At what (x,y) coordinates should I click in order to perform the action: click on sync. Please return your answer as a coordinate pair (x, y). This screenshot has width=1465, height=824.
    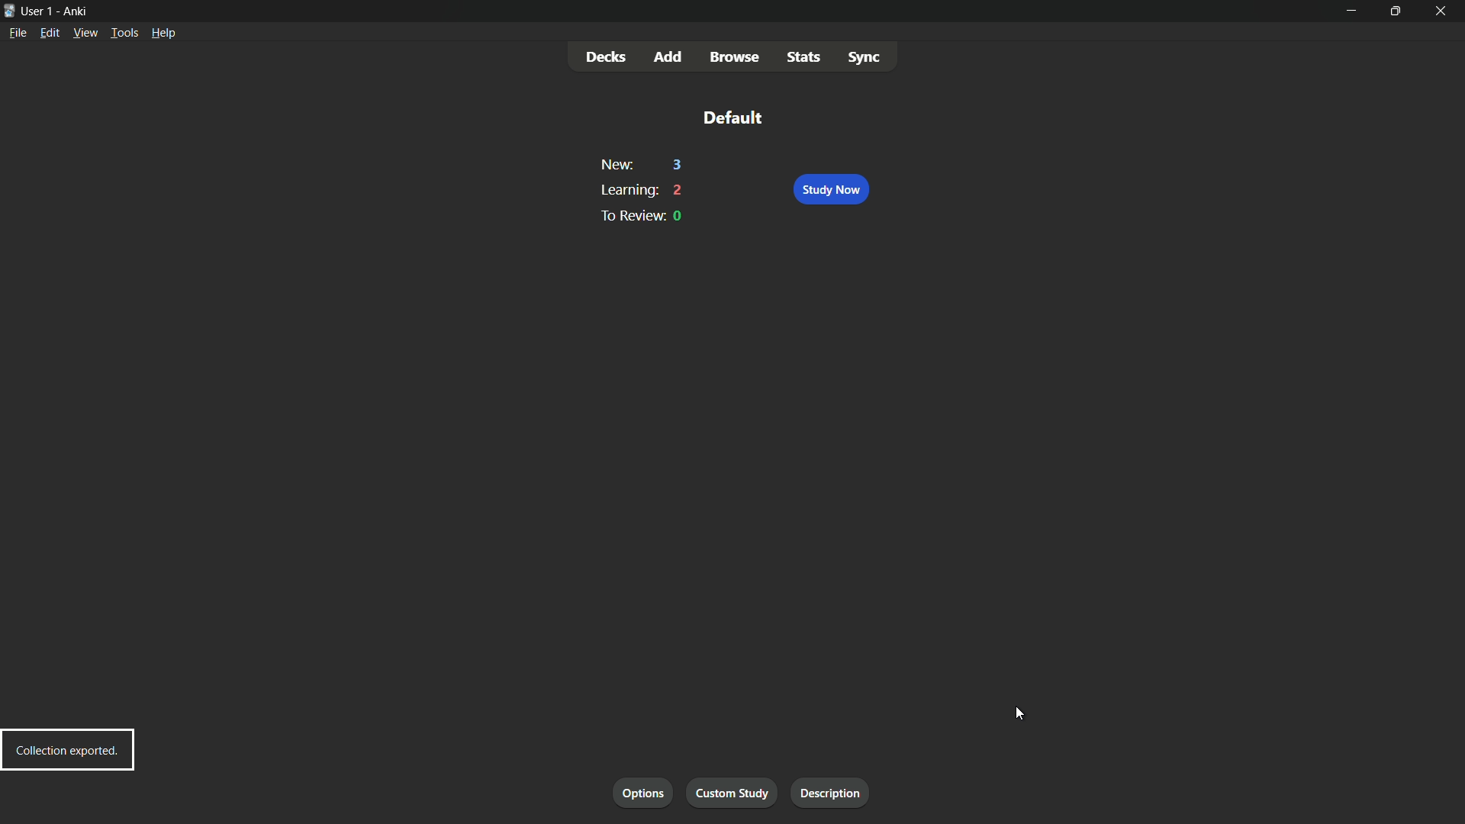
    Looking at the image, I should click on (864, 56).